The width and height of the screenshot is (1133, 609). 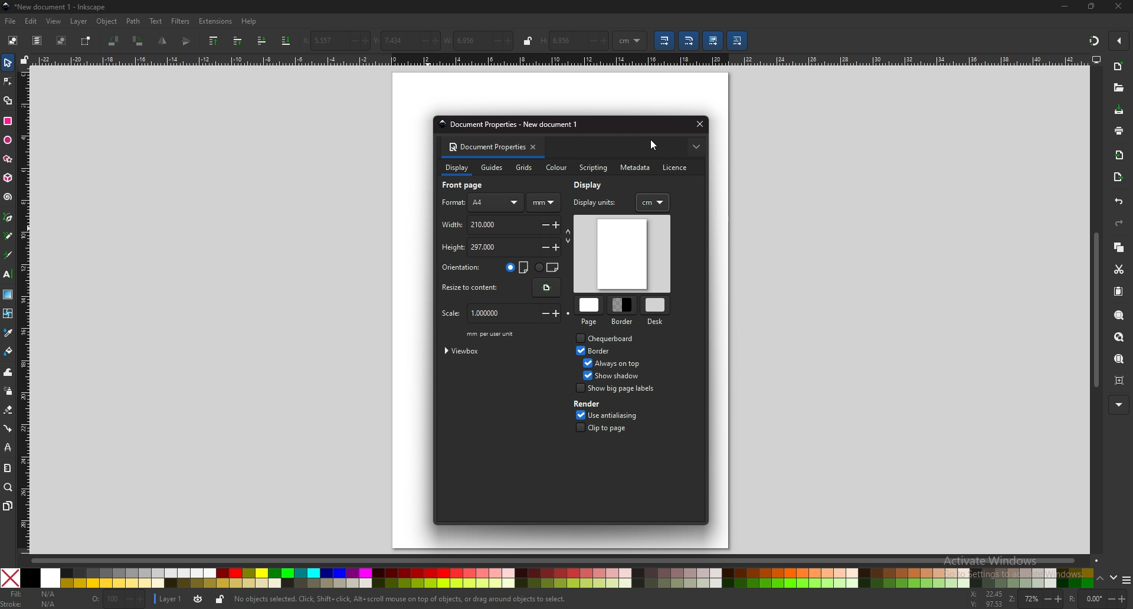 I want to click on mm per user unit, so click(x=492, y=334).